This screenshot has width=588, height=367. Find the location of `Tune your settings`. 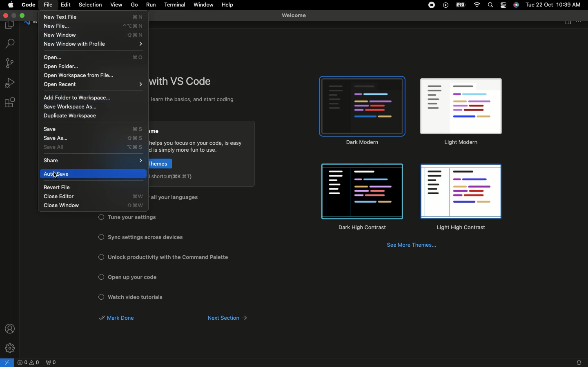

Tune your settings is located at coordinates (132, 217).